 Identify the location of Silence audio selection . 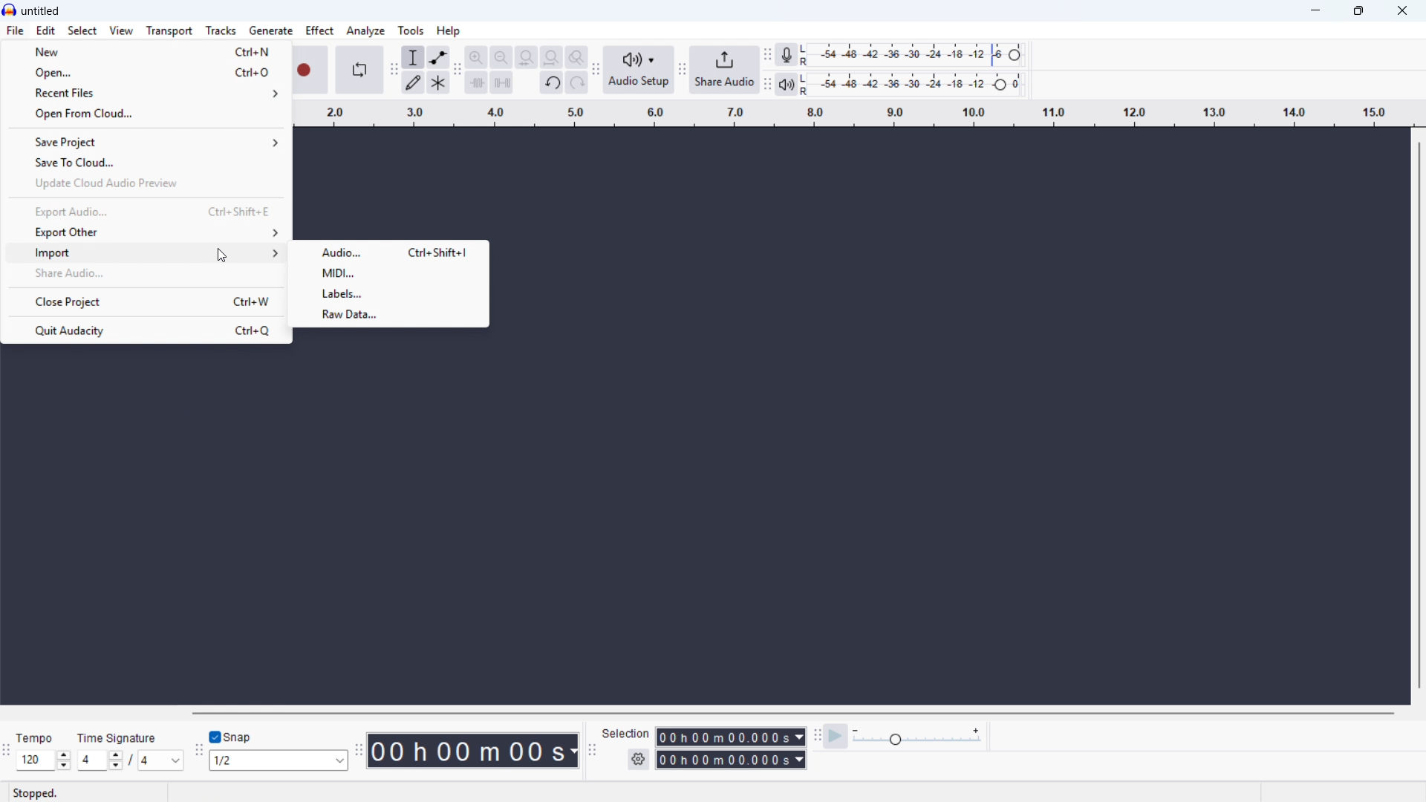
(503, 83).